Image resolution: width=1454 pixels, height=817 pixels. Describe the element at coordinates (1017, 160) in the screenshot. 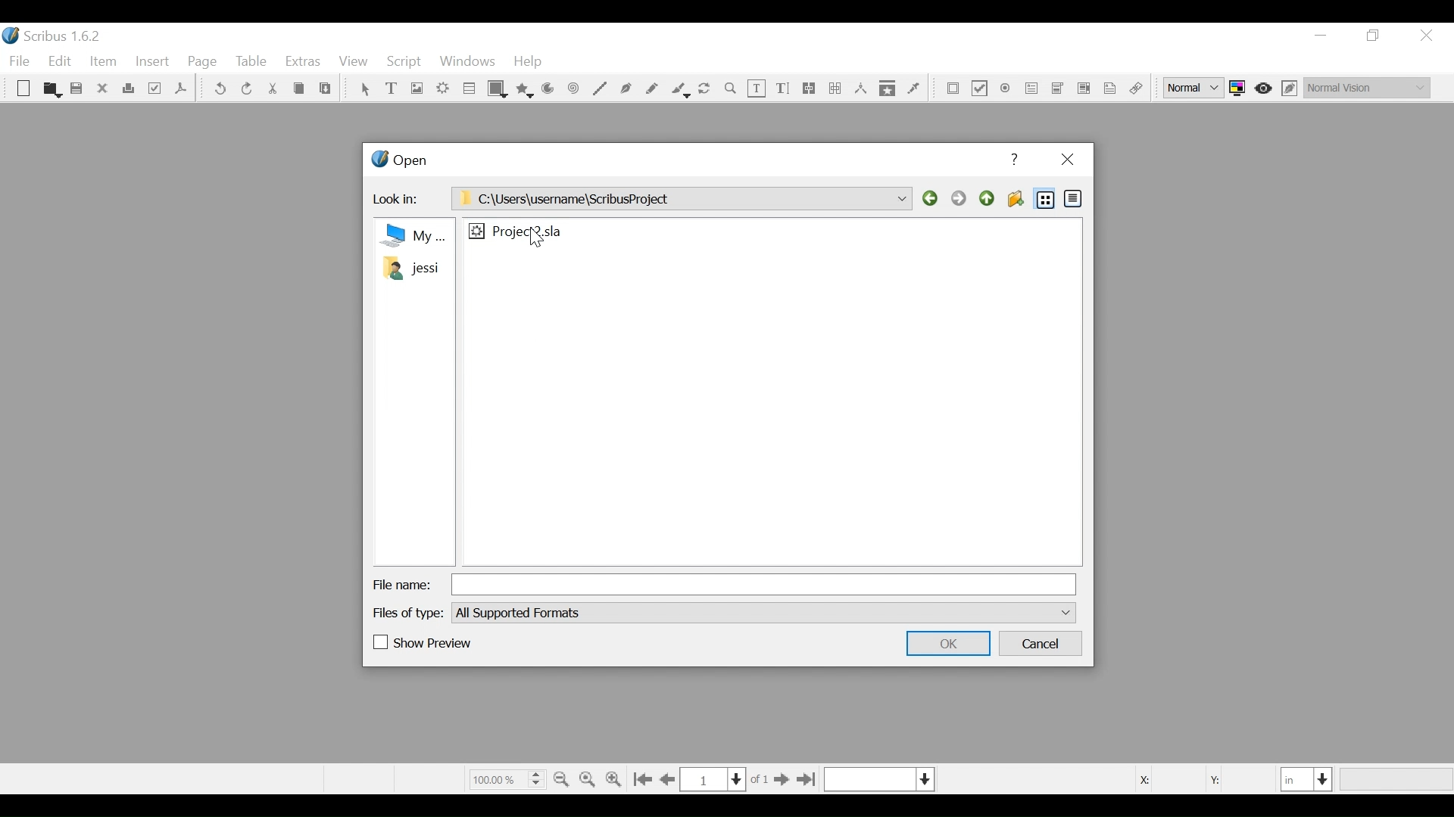

I see `Help` at that location.